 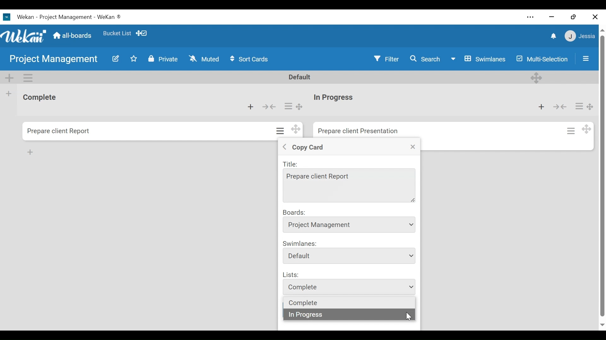 I want to click on Back, so click(x=284, y=146).